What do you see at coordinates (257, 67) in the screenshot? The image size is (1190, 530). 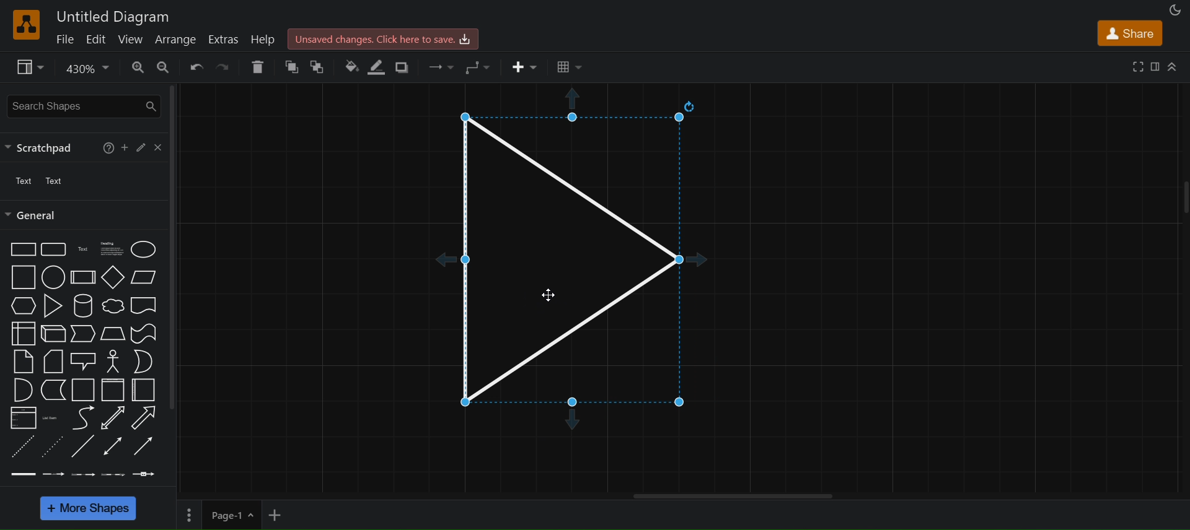 I see `delete` at bounding box center [257, 67].